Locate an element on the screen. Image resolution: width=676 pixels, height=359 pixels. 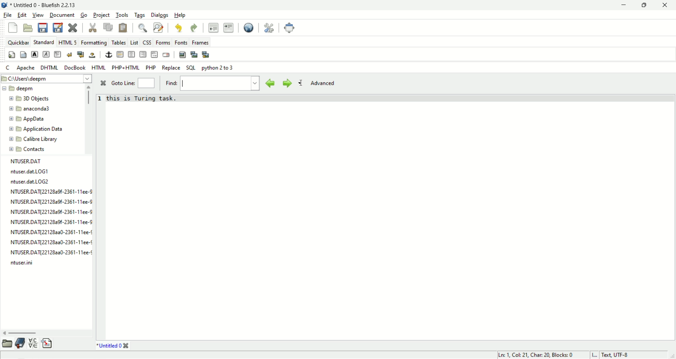
save is located at coordinates (42, 27).